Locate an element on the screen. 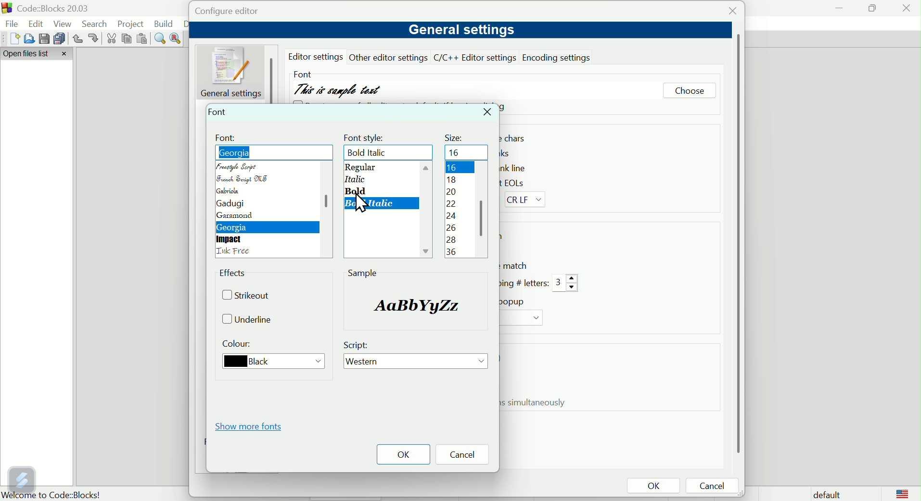  Oblique is located at coordinates (358, 180).